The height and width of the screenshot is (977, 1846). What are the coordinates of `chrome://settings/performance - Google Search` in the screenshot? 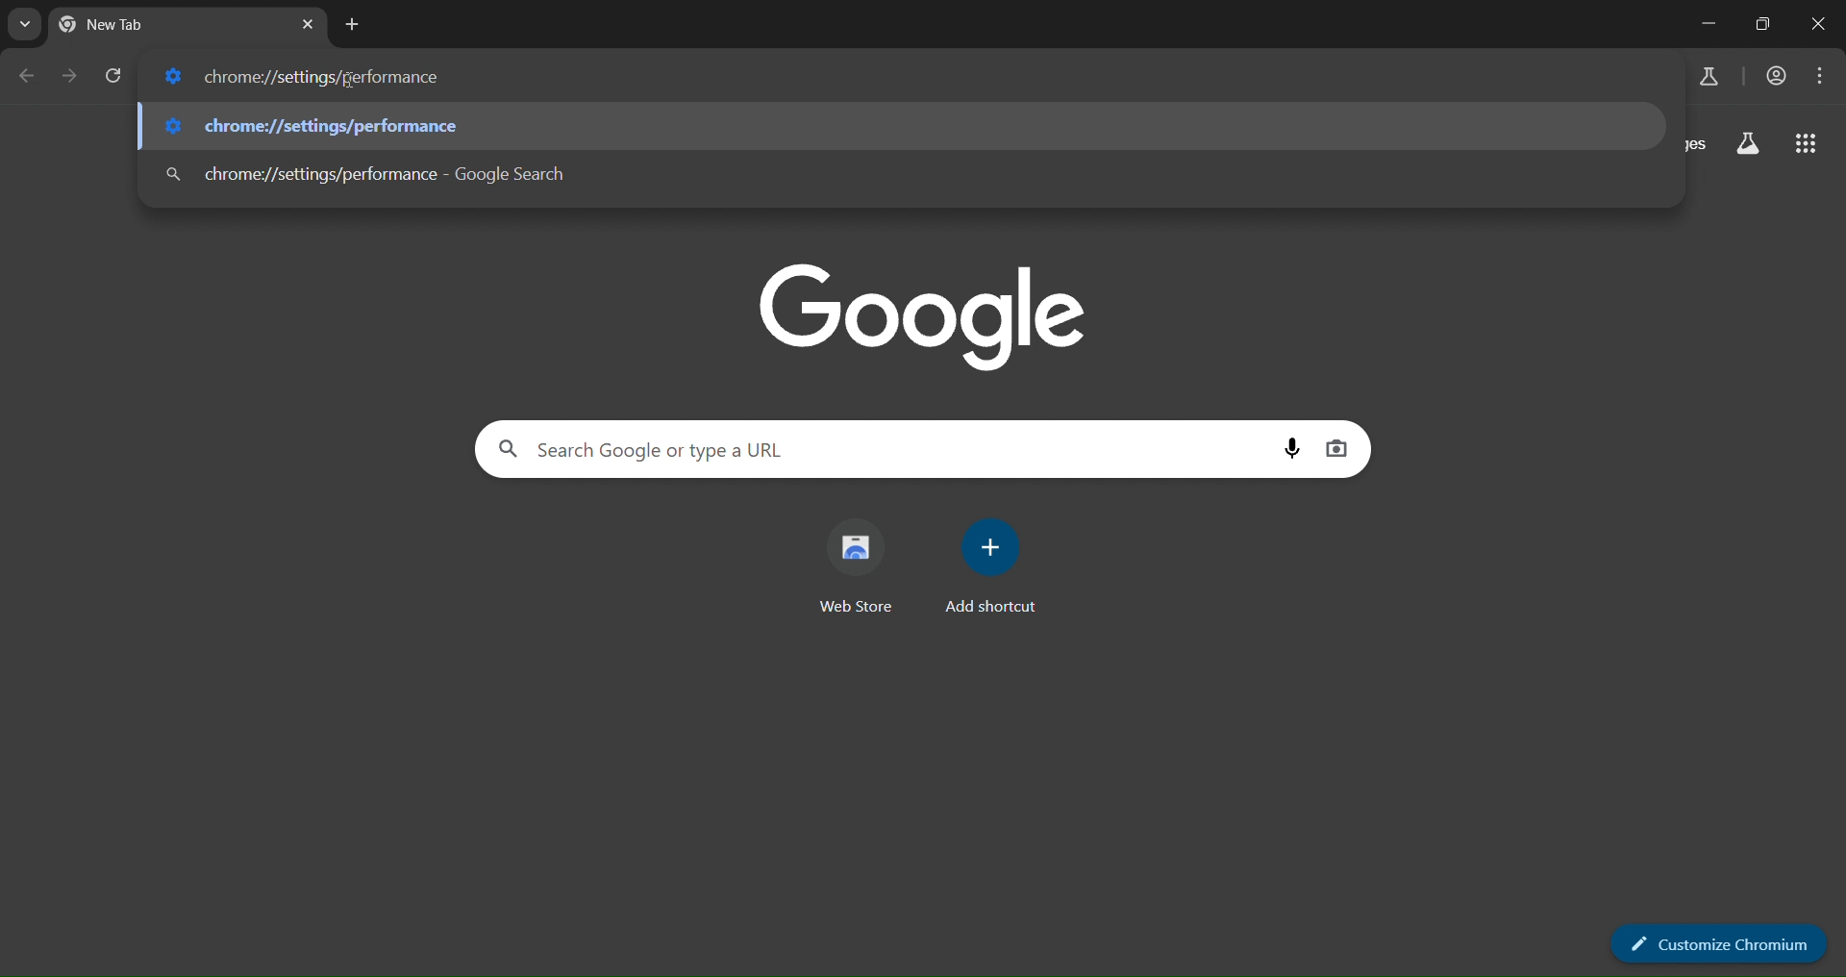 It's located at (894, 174).